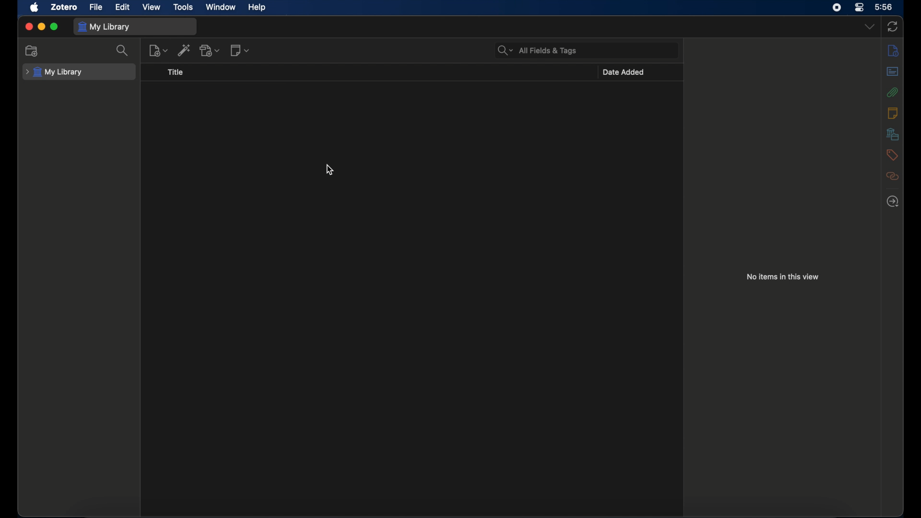 This screenshot has height=518, width=921. I want to click on file, so click(97, 7).